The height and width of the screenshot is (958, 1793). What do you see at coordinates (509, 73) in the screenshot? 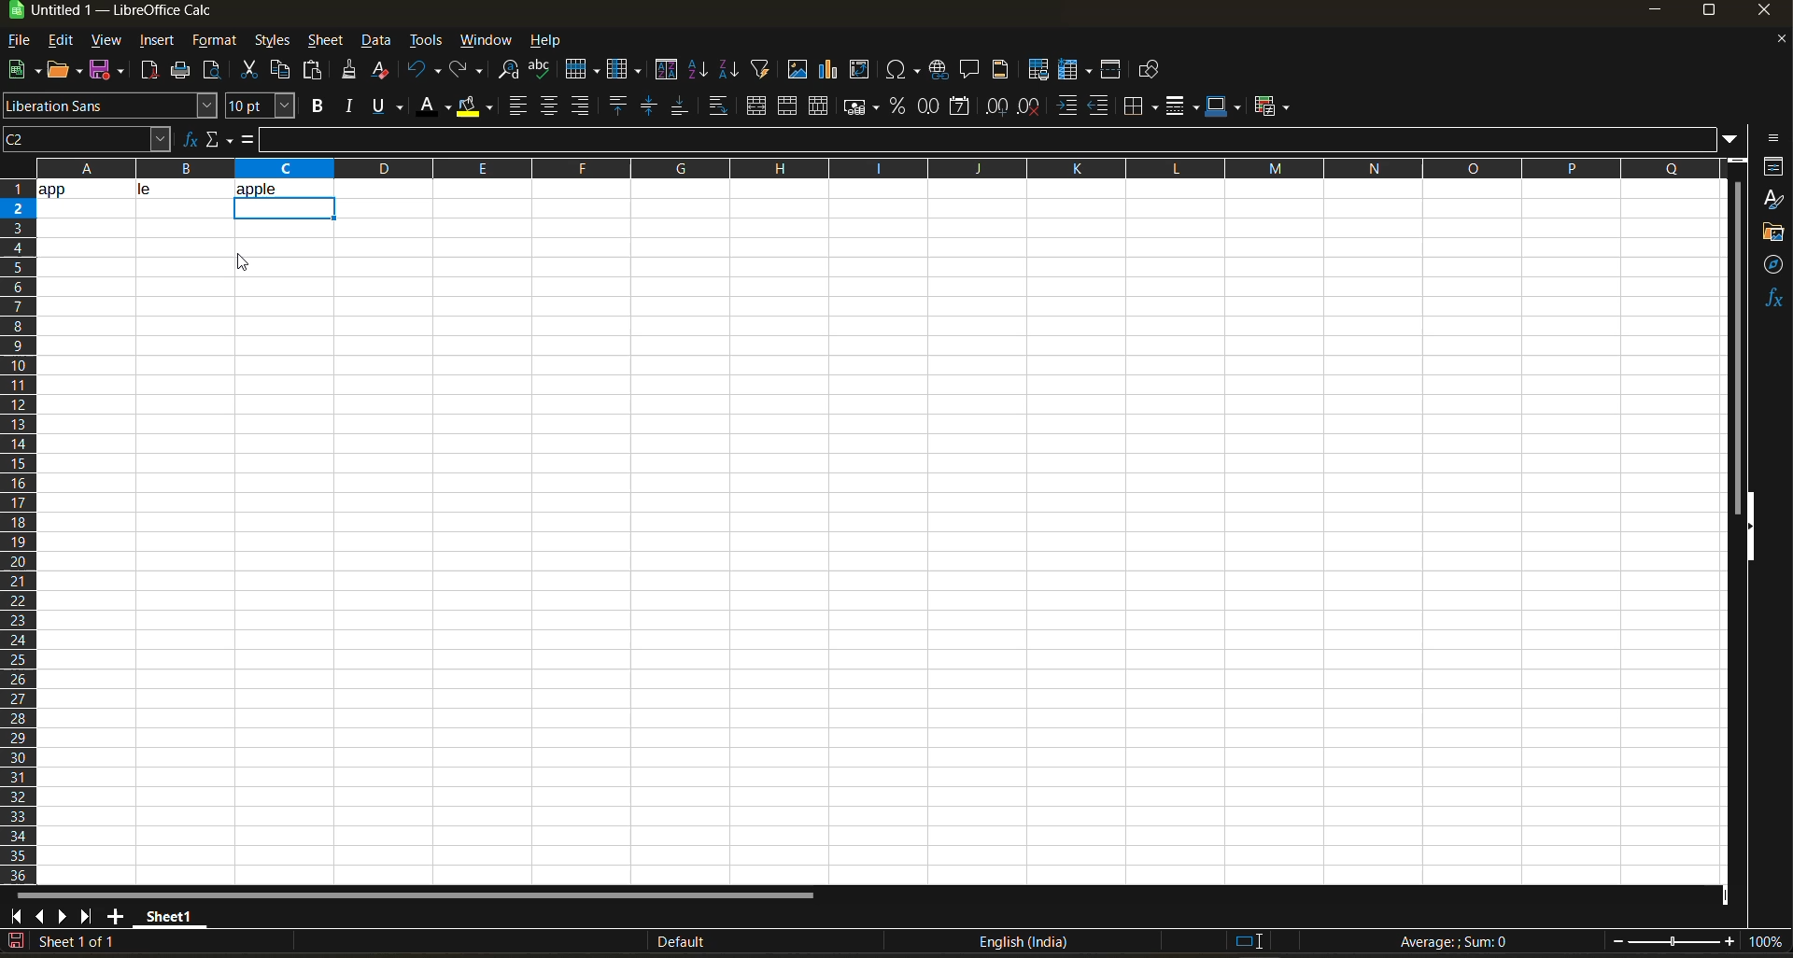
I see `find and replace` at bounding box center [509, 73].